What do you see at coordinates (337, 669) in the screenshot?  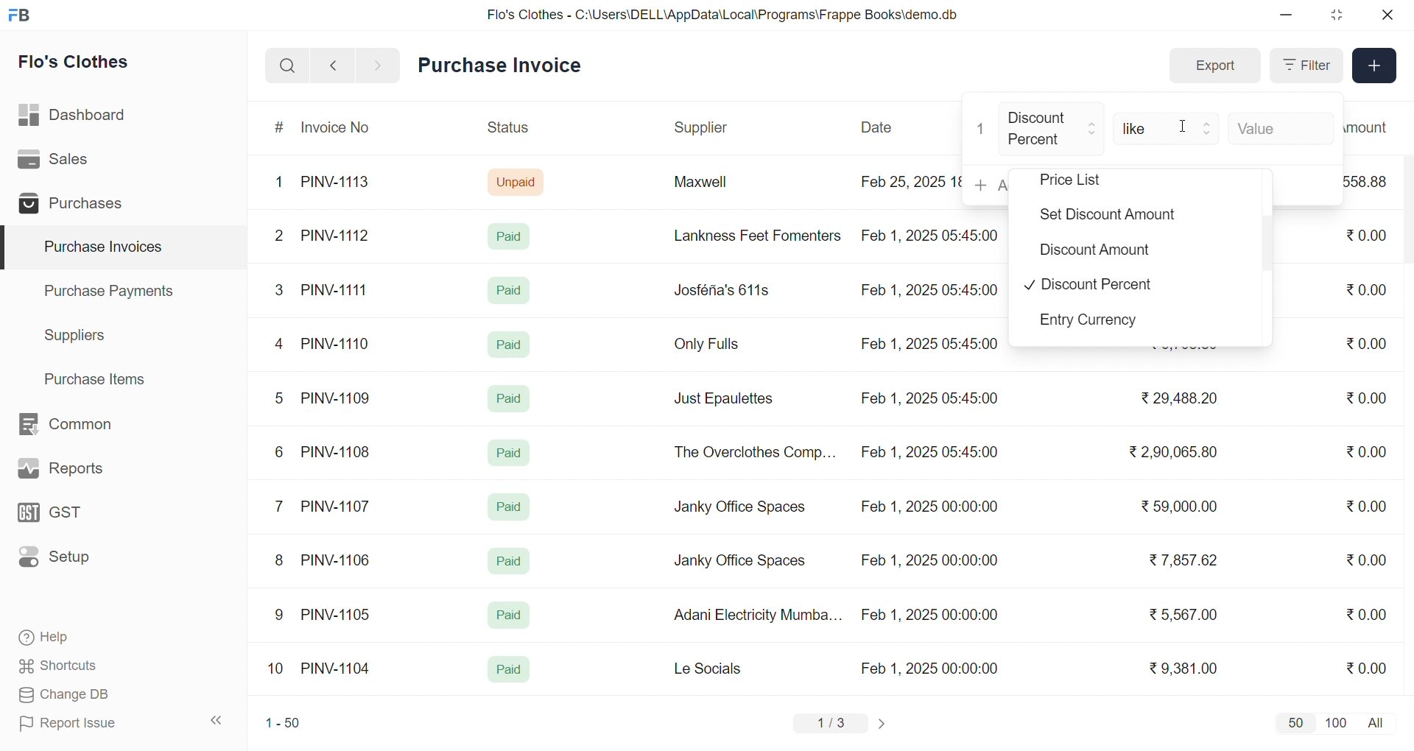 I see `PINV-1104` at bounding box center [337, 669].